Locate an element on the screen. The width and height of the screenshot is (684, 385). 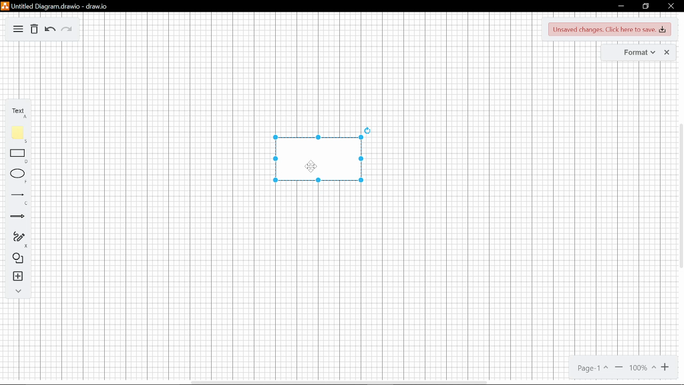
Color is located at coordinates (19, 132).